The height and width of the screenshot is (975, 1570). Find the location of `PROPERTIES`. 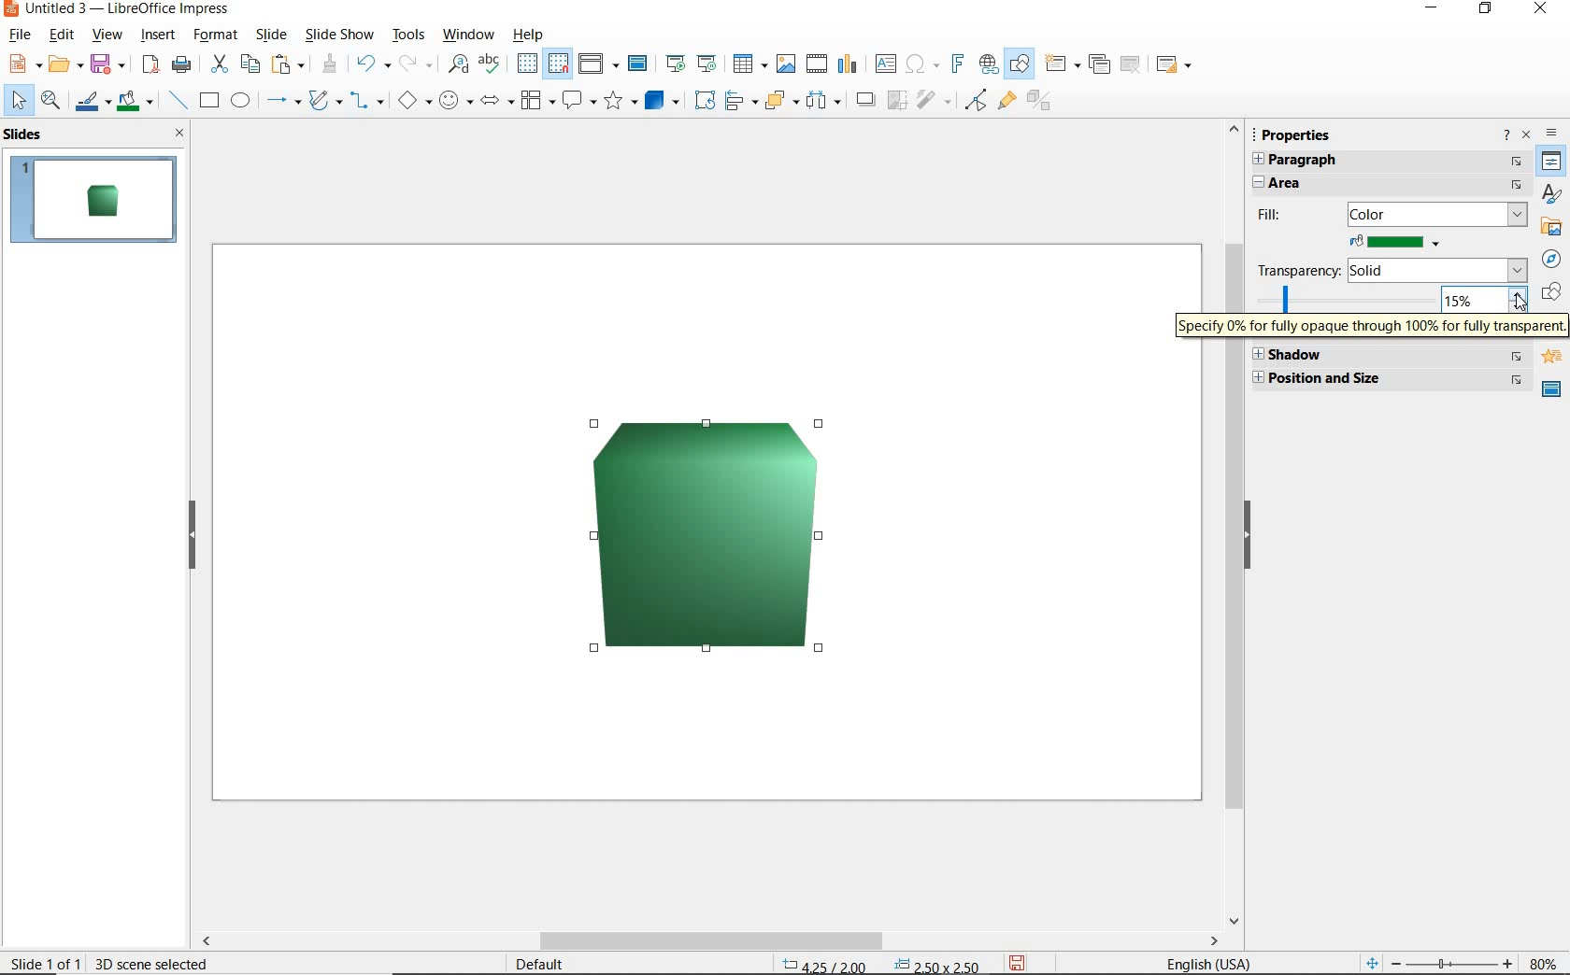

PROPERTIES is located at coordinates (1298, 133).